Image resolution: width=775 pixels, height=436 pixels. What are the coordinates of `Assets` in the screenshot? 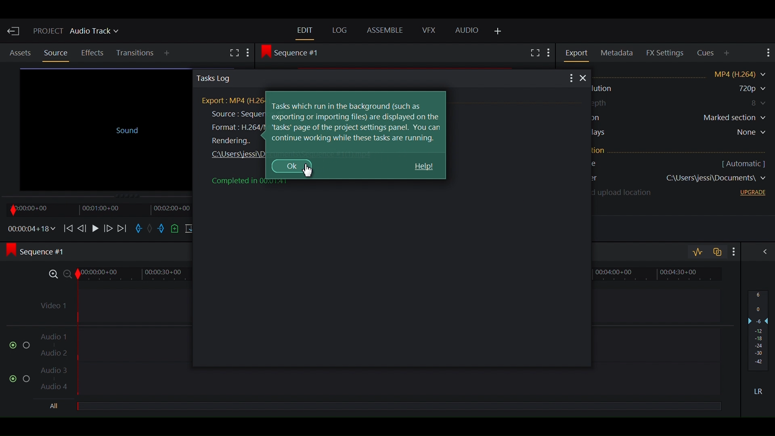 It's located at (20, 53).